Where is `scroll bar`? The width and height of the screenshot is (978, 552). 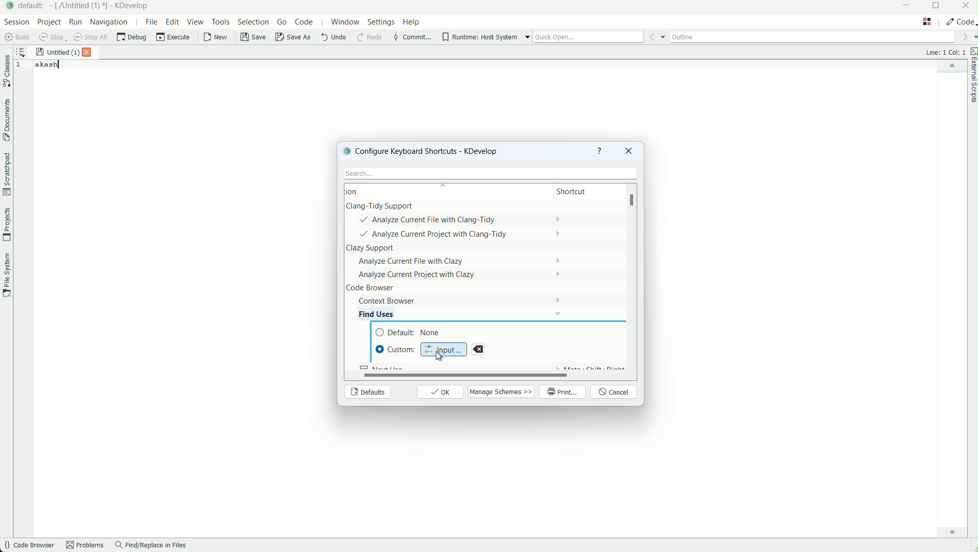 scroll bar is located at coordinates (459, 375).